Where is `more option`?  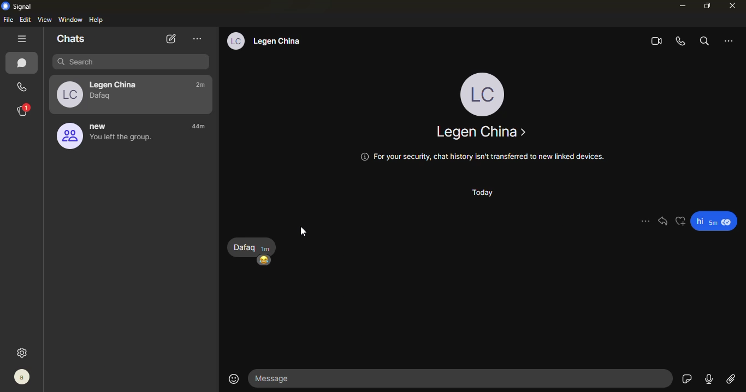
more option is located at coordinates (198, 38).